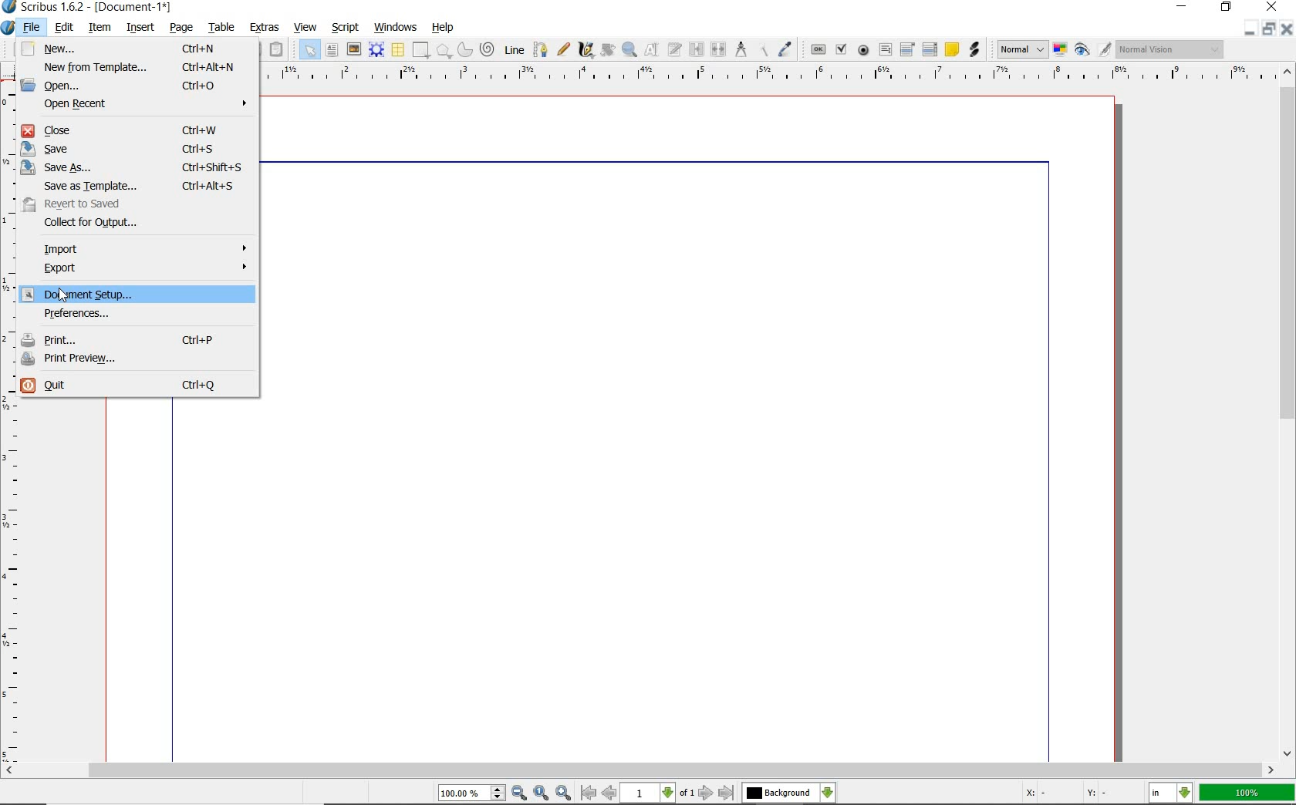 This screenshot has height=805, width=1296. Describe the element at coordinates (144, 270) in the screenshot. I see `EXPORT` at that location.